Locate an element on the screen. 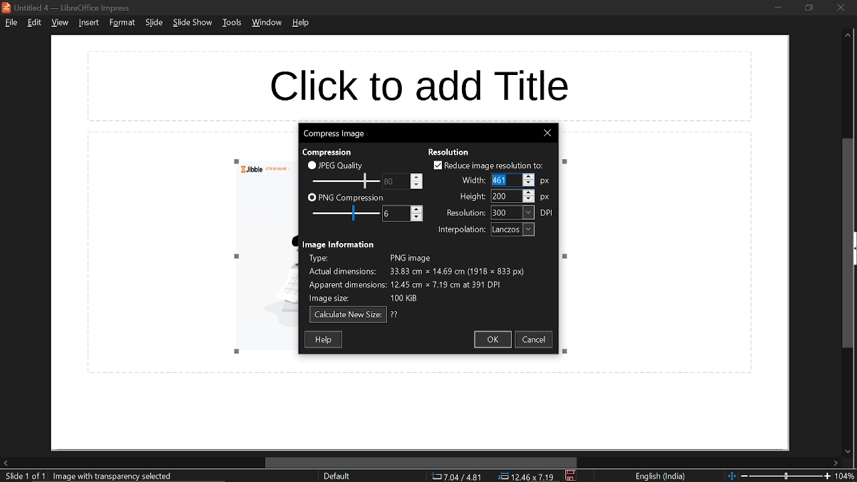 The width and height of the screenshot is (857, 482). close is located at coordinates (548, 133).